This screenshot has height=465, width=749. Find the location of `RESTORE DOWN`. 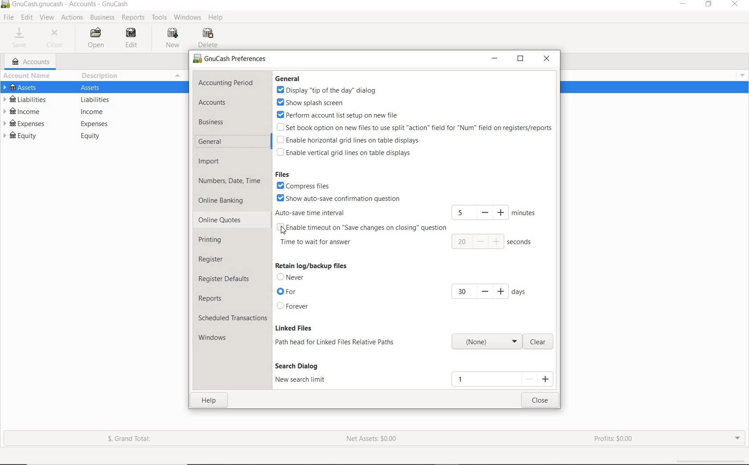

RESTORE DOWN is located at coordinates (520, 59).